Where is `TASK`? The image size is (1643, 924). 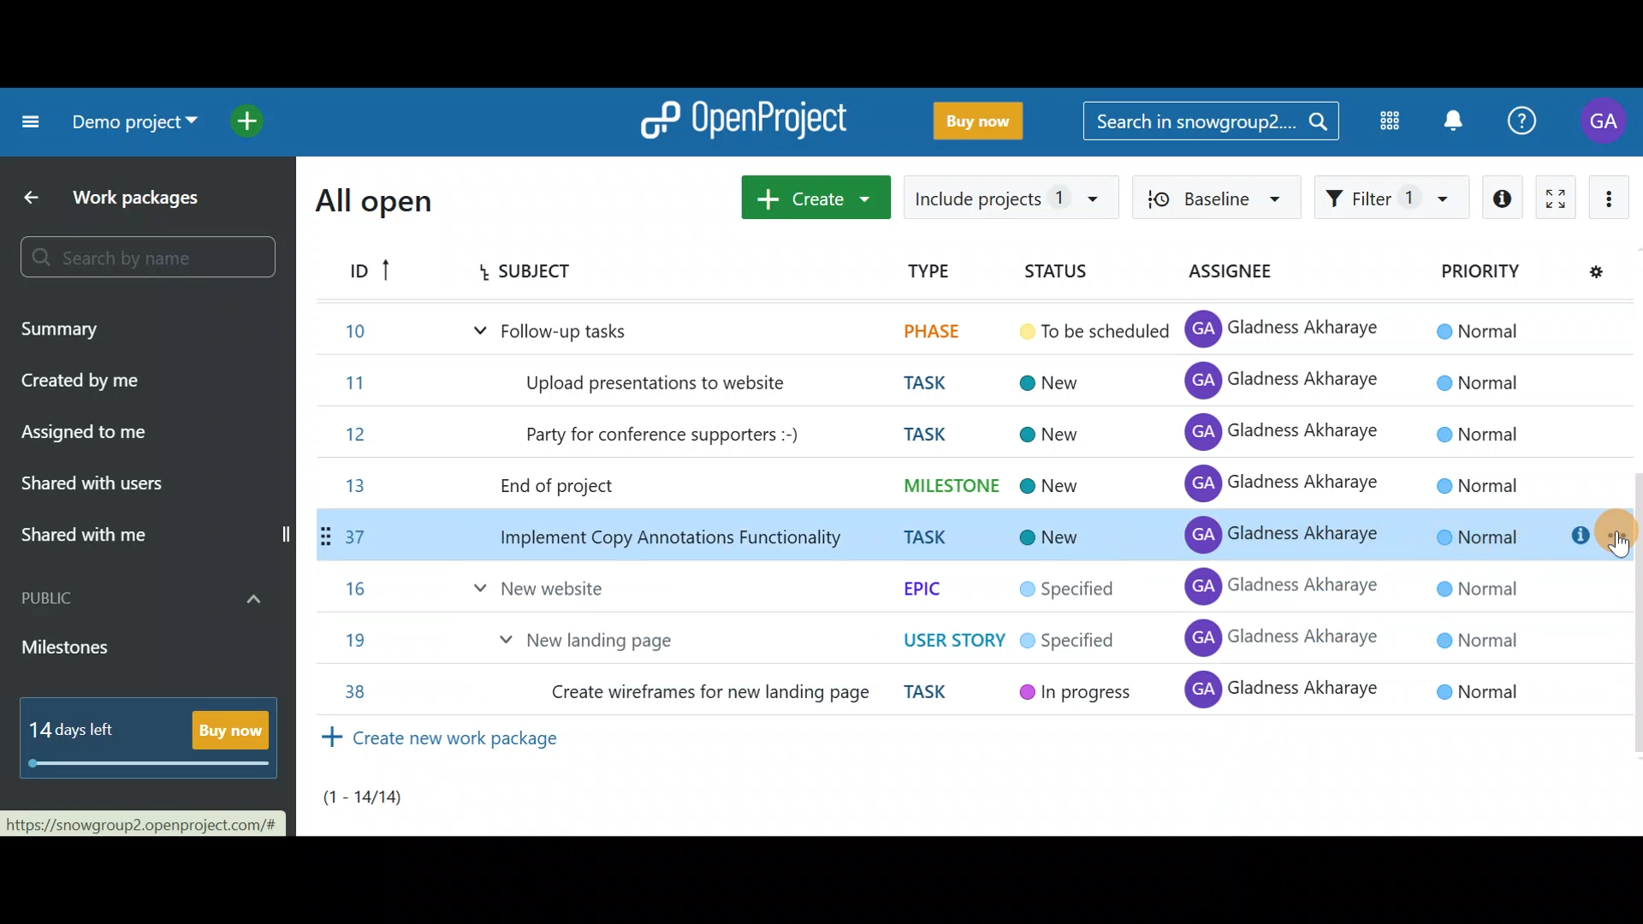 TASK is located at coordinates (938, 695).